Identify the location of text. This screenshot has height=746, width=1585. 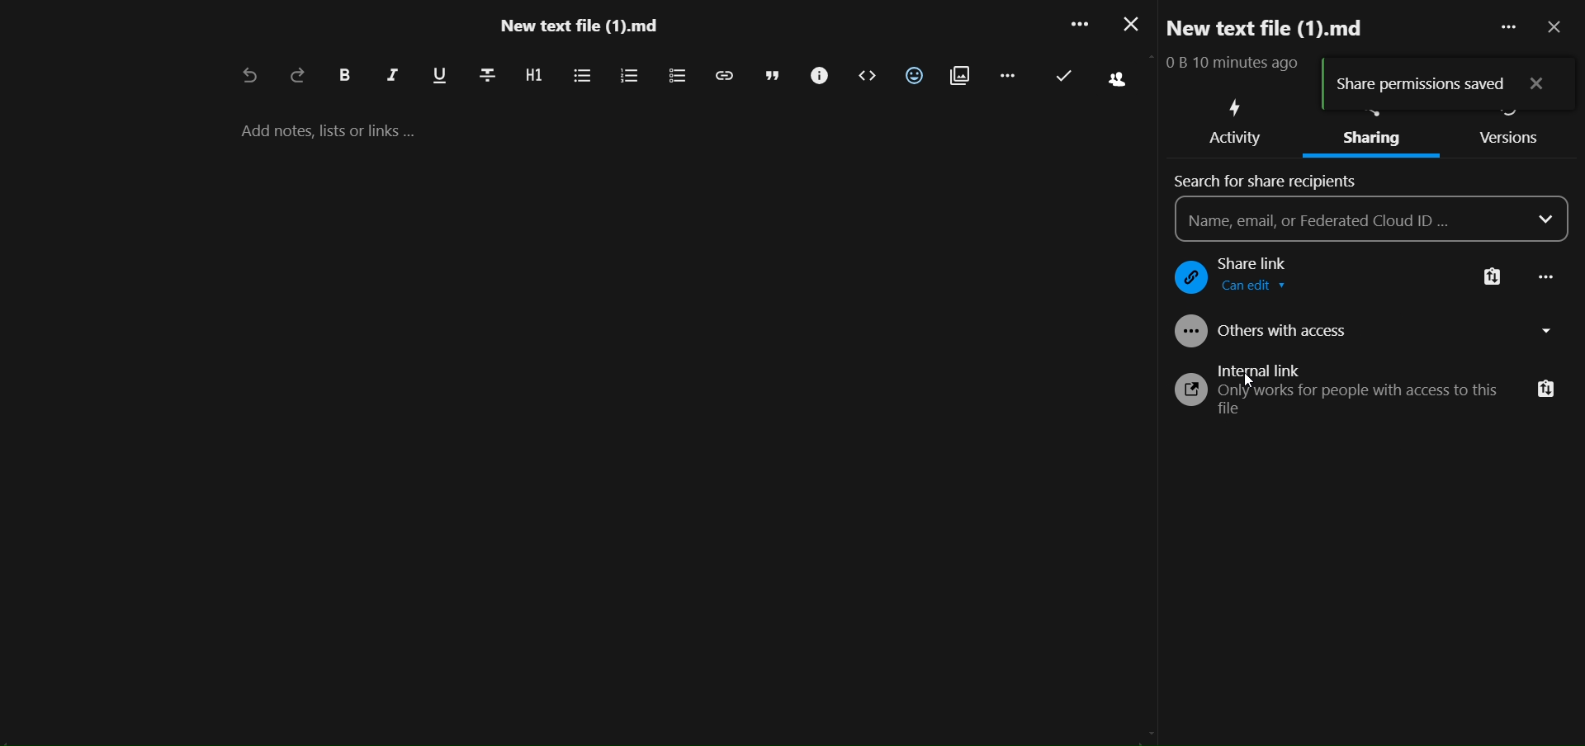
(1361, 401).